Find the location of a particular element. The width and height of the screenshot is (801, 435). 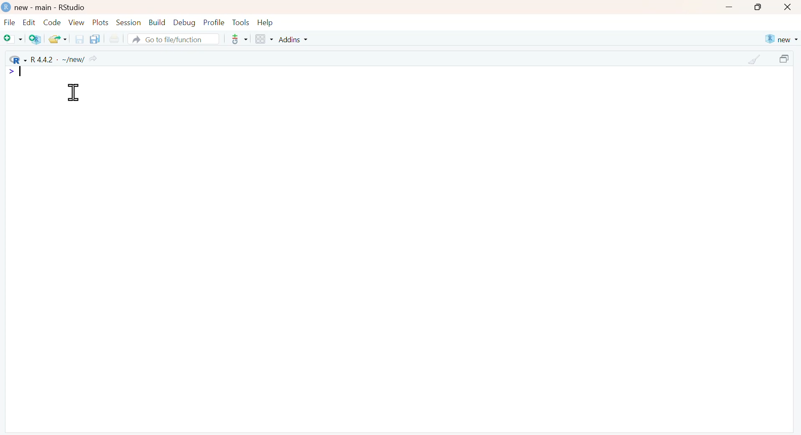

maximize is located at coordinates (786, 60).